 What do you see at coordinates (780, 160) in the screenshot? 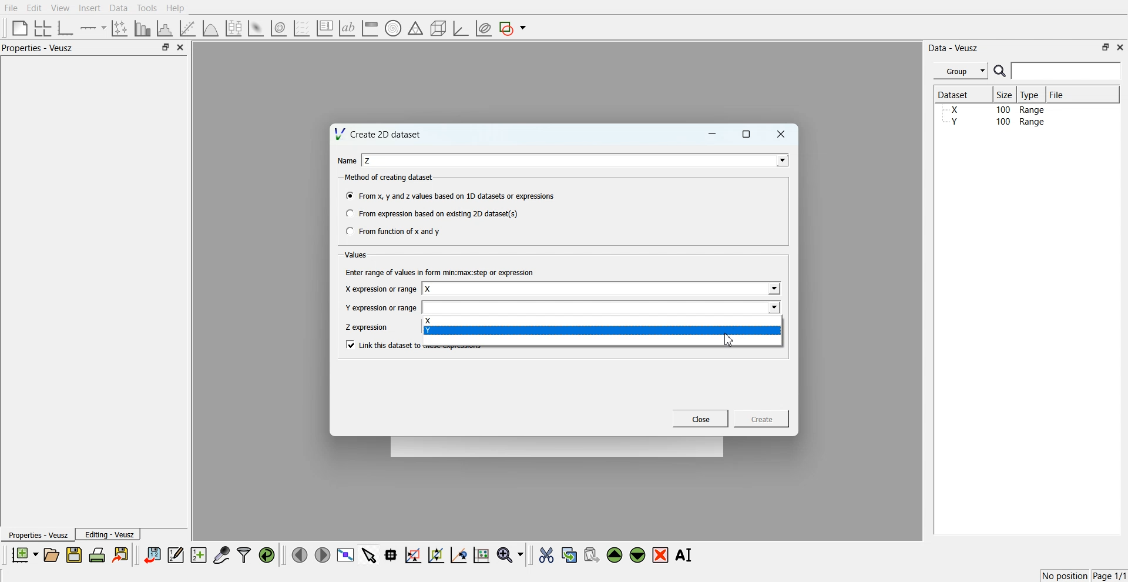
I see `Drop down` at bounding box center [780, 160].